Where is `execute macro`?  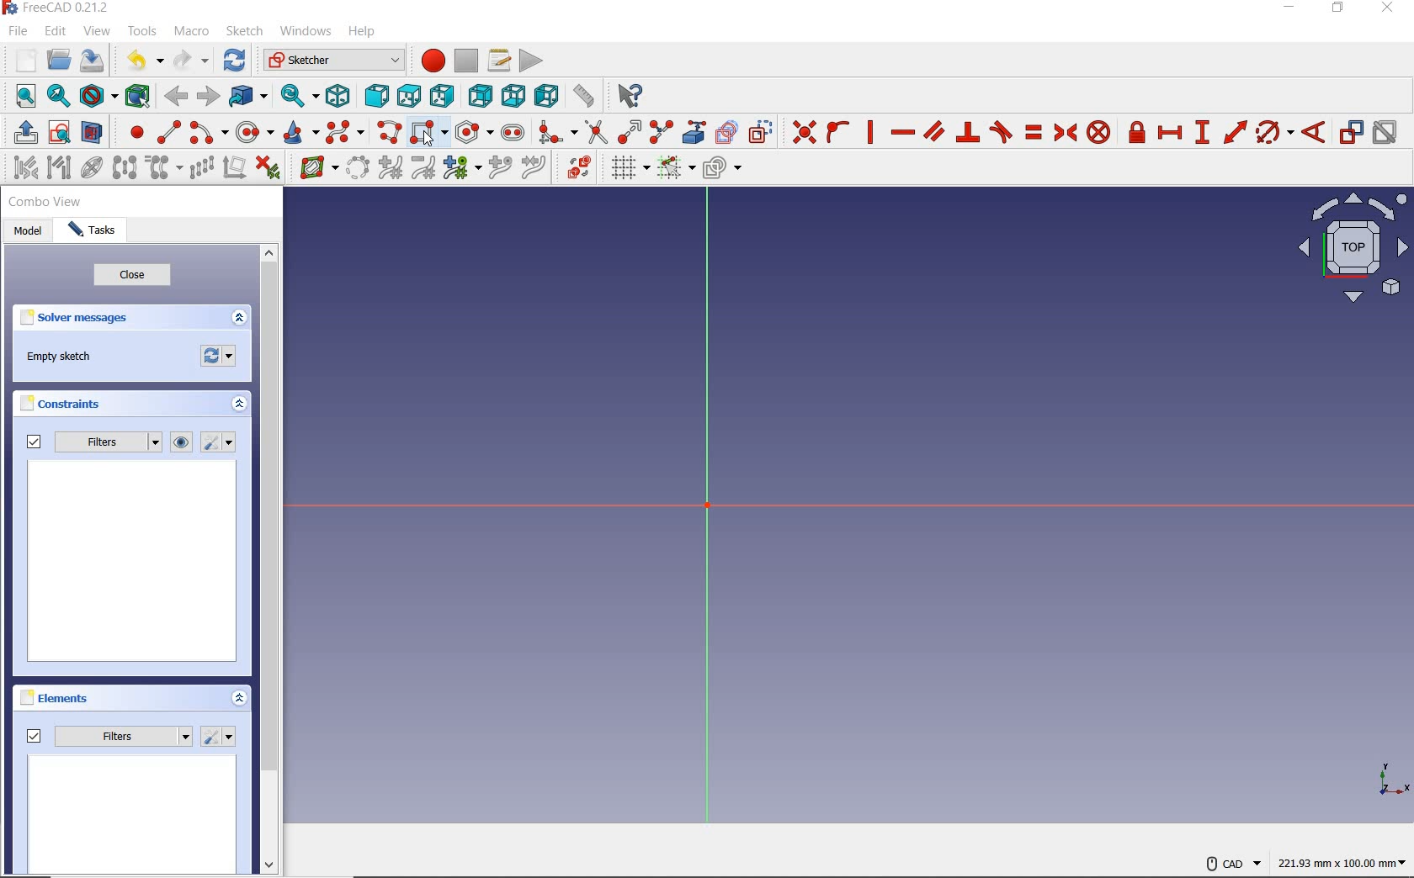
execute macro is located at coordinates (530, 61).